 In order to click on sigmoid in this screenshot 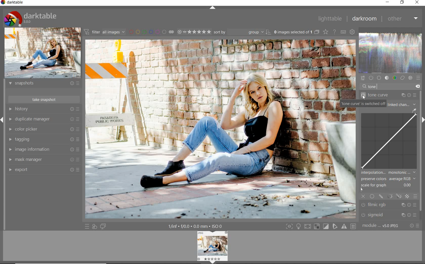, I will do `click(388, 215)`.